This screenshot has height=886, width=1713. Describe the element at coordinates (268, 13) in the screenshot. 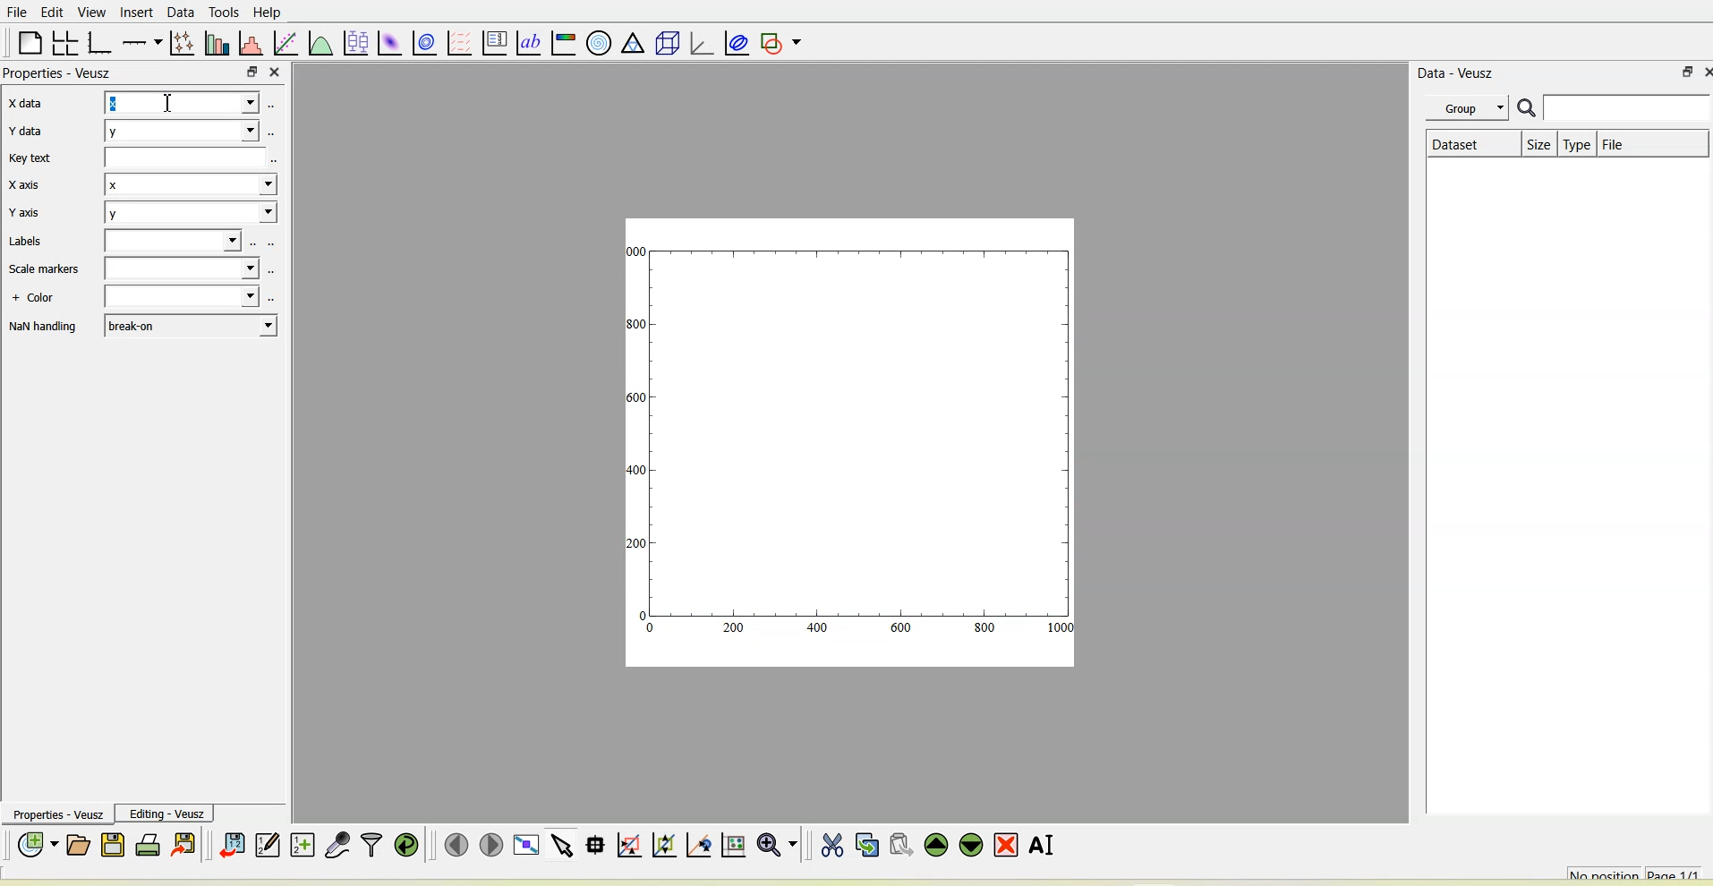

I see `Help` at that location.